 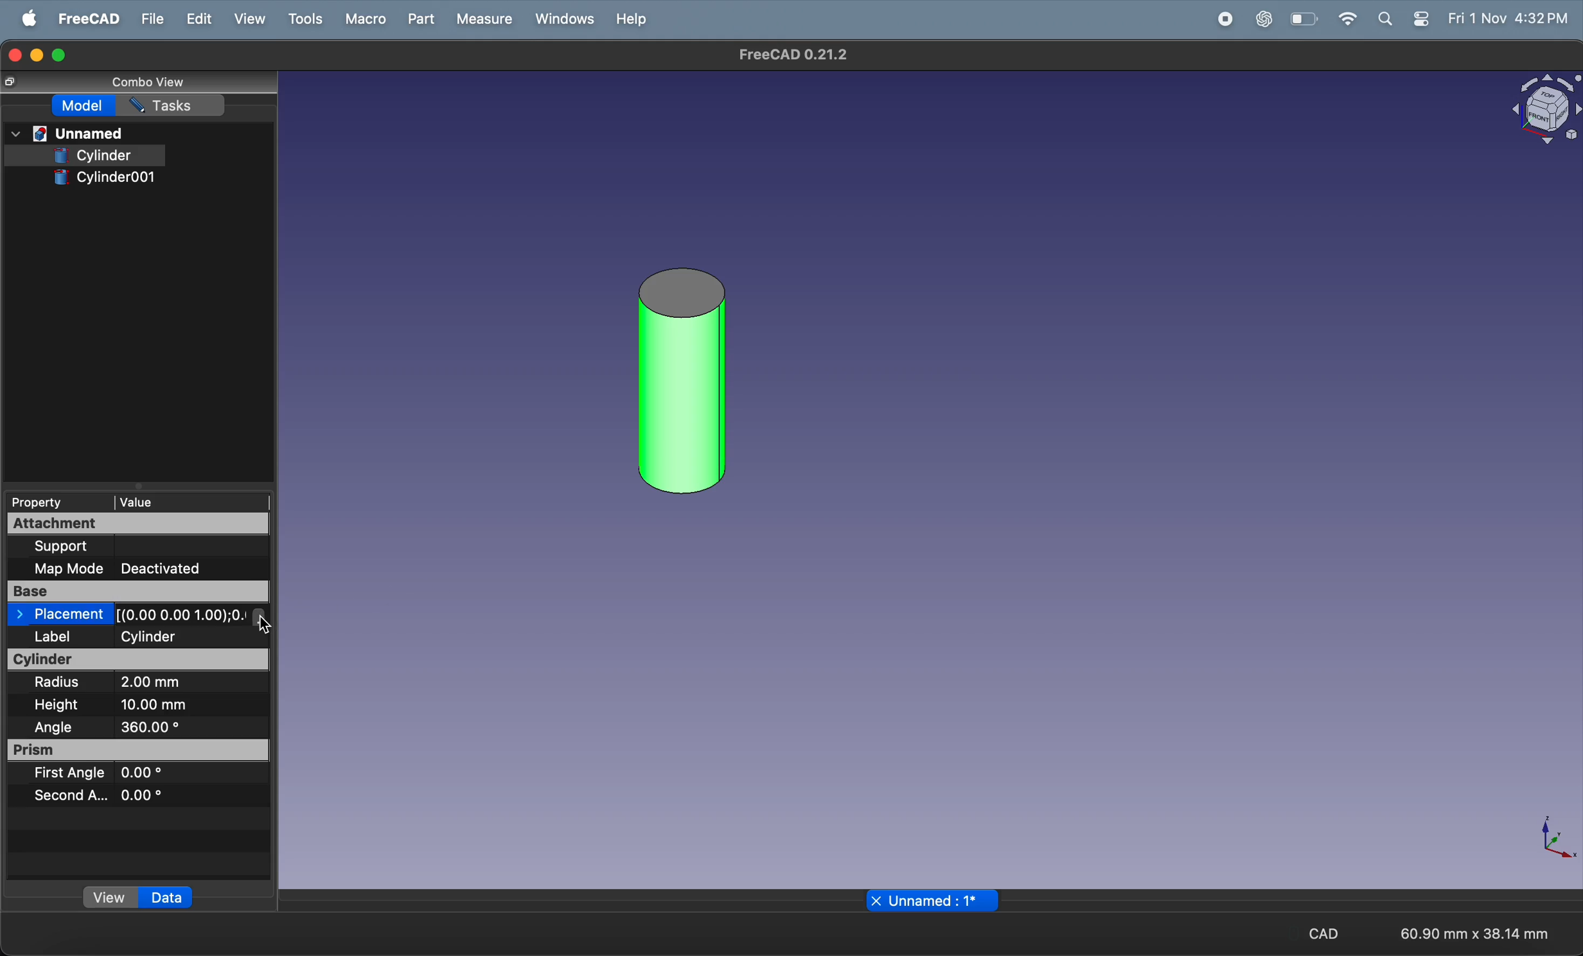 I want to click on freeCad  0.21.2, so click(x=792, y=55).